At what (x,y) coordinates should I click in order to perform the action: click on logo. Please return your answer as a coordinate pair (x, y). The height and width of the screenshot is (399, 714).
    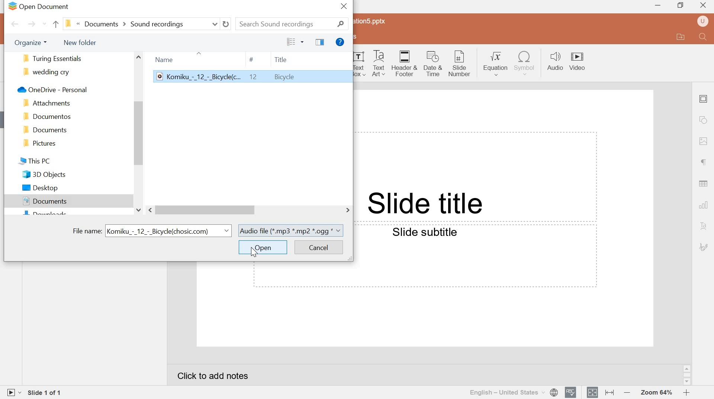
    Looking at the image, I should click on (12, 6).